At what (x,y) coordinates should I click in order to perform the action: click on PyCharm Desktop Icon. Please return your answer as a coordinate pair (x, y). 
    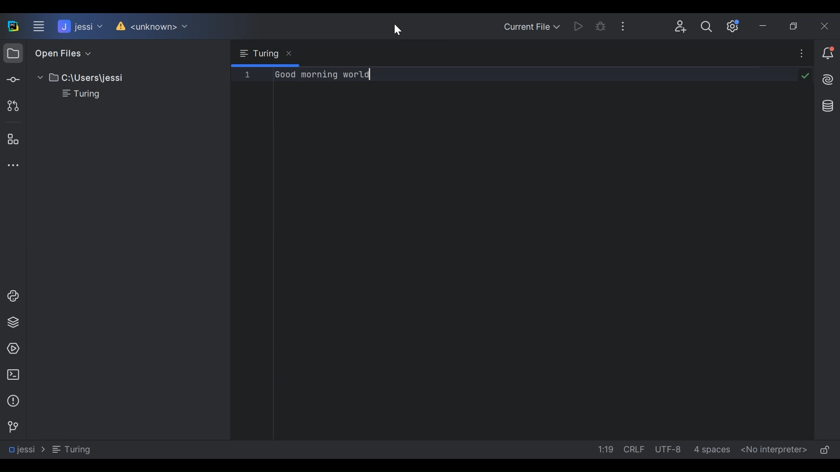
    Looking at the image, I should click on (13, 27).